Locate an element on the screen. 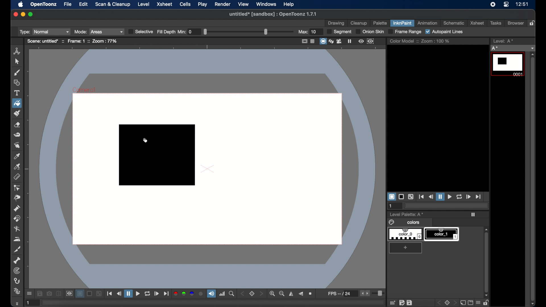 The image size is (546, 307). segment is located at coordinates (339, 32).